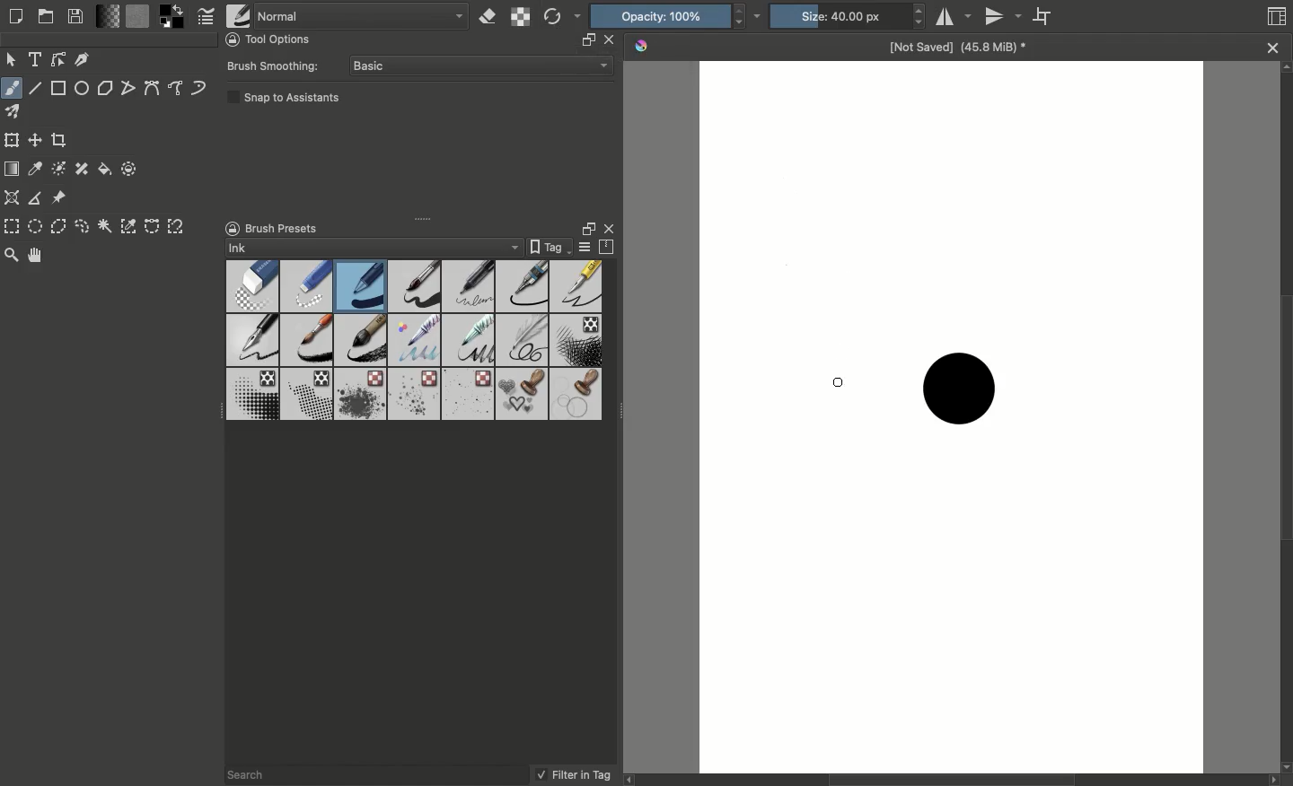 The image size is (1293, 786). Describe the element at coordinates (255, 773) in the screenshot. I see `Search` at that location.